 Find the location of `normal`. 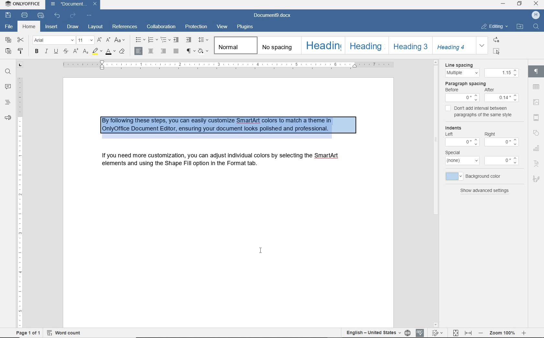

normal is located at coordinates (235, 45).